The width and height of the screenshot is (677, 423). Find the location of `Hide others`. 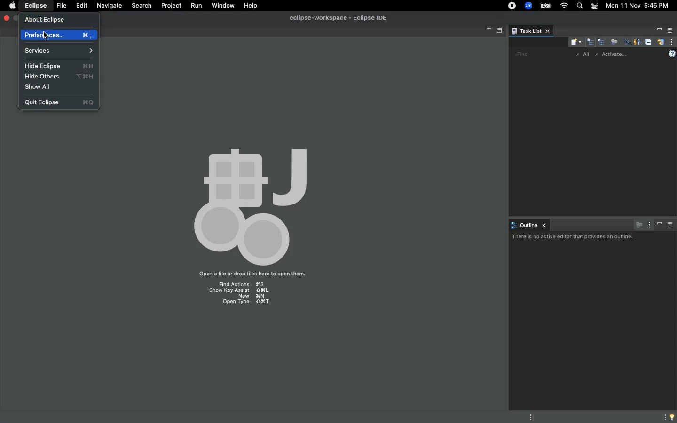

Hide others is located at coordinates (61, 77).